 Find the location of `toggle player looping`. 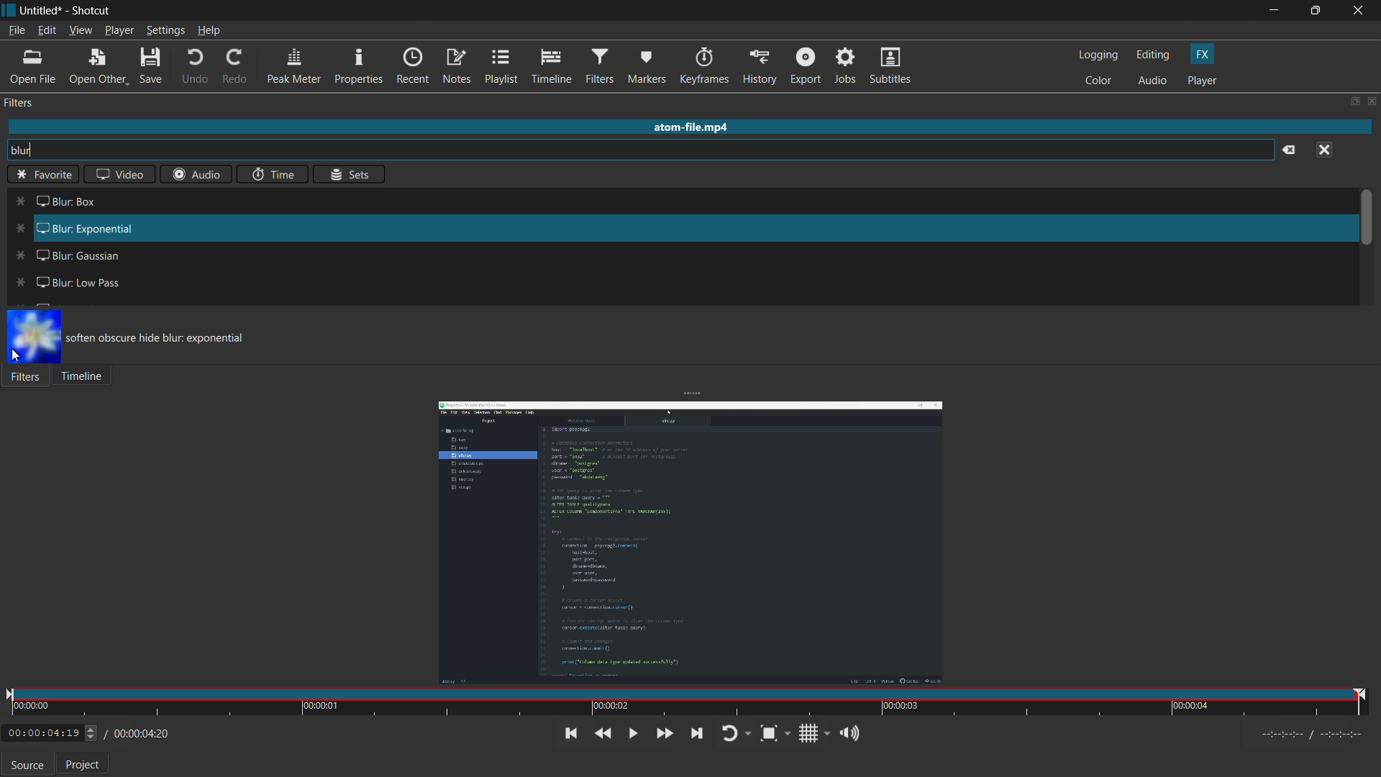

toggle player looping is located at coordinates (734, 735).